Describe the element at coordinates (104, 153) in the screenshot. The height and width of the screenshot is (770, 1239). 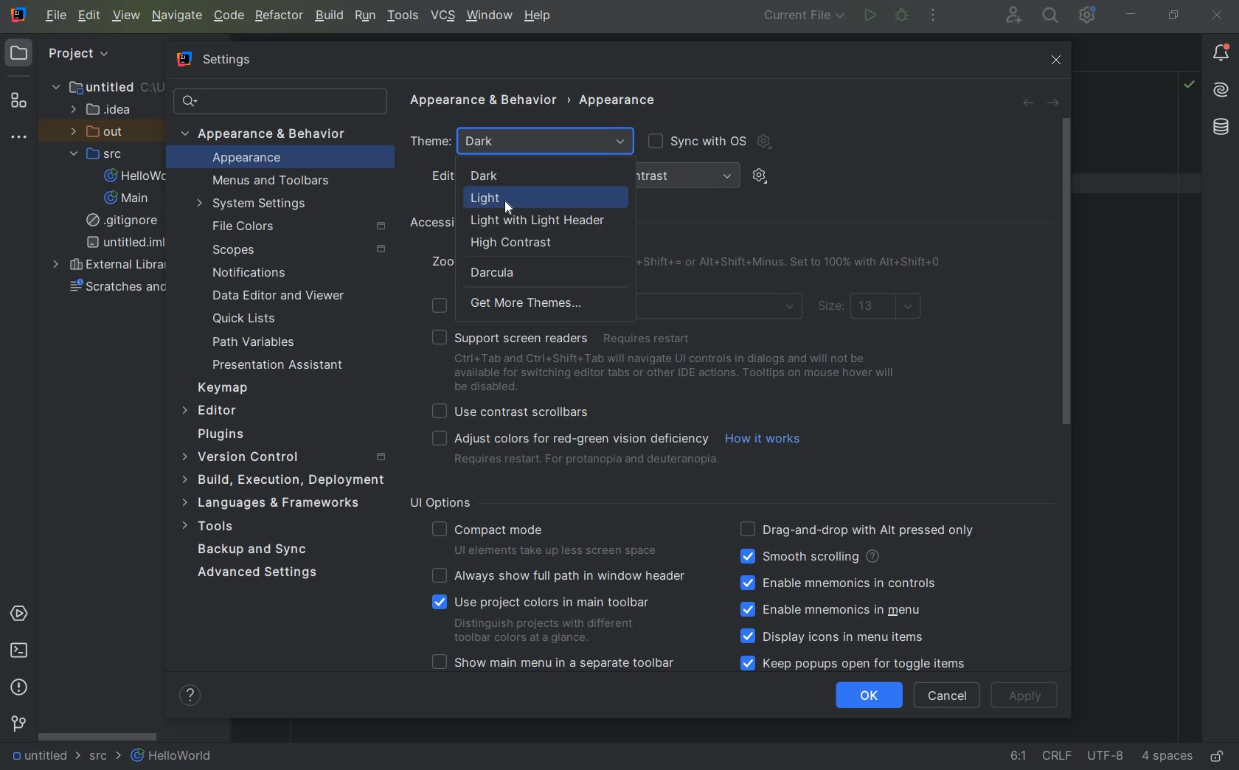
I see `SRC` at that location.